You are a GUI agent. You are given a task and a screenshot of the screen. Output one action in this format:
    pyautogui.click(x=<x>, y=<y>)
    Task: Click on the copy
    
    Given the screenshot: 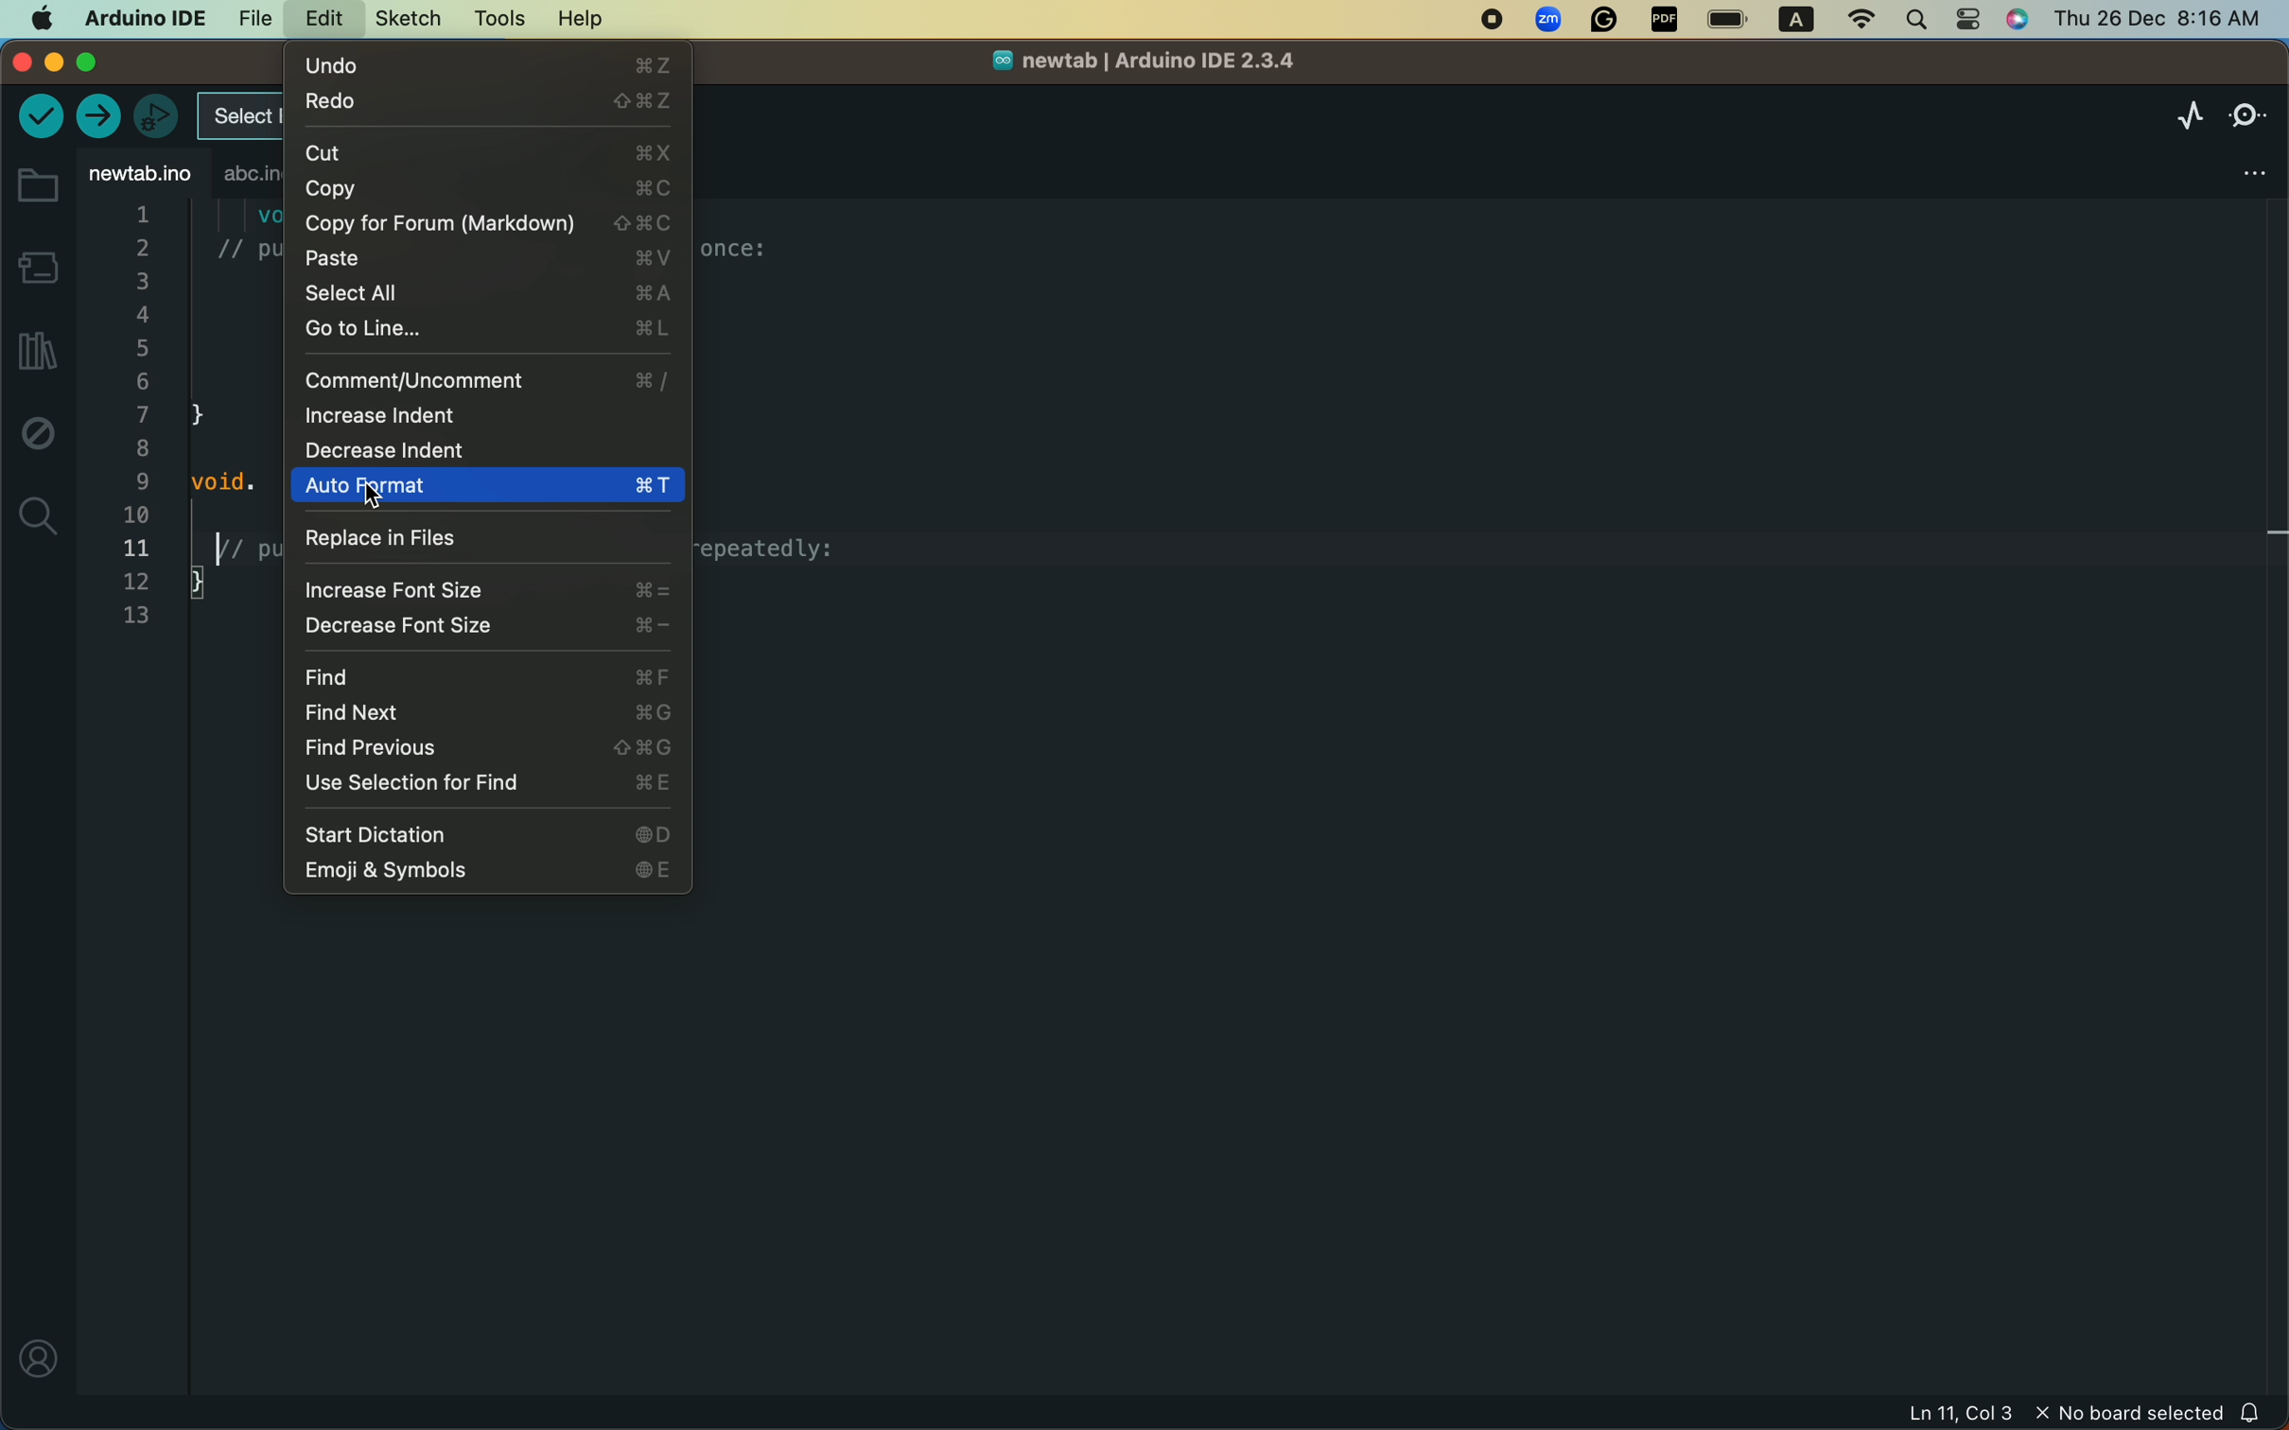 What is the action you would take?
    pyautogui.click(x=486, y=224)
    